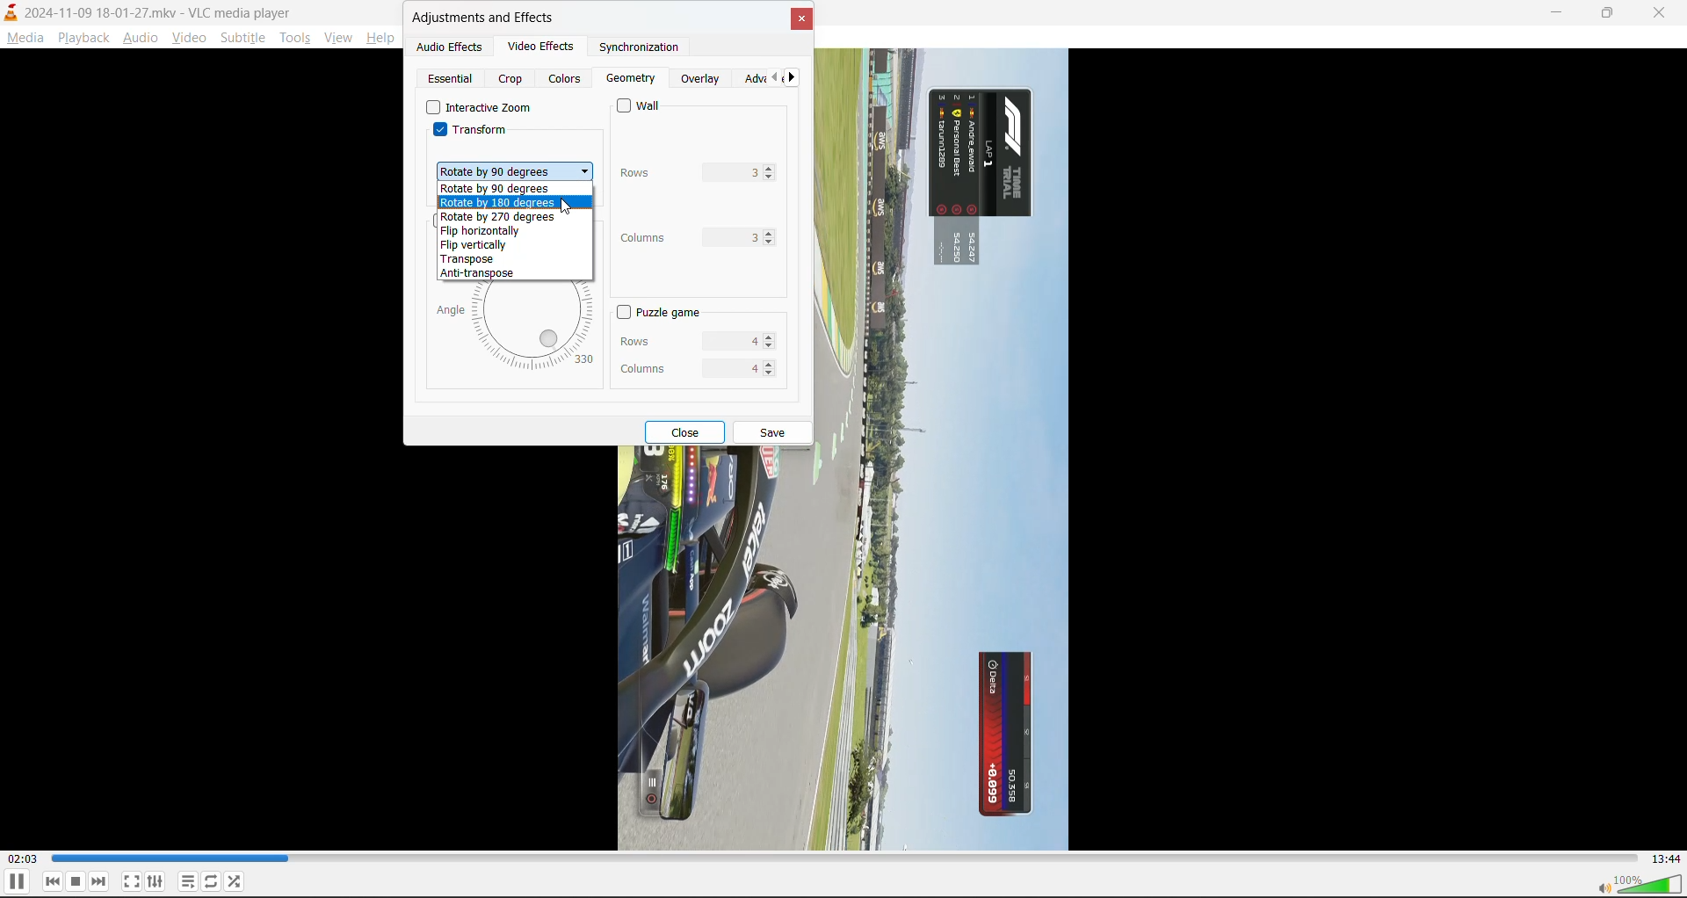 The width and height of the screenshot is (1687, 898). What do you see at coordinates (77, 881) in the screenshot?
I see `stop` at bounding box center [77, 881].